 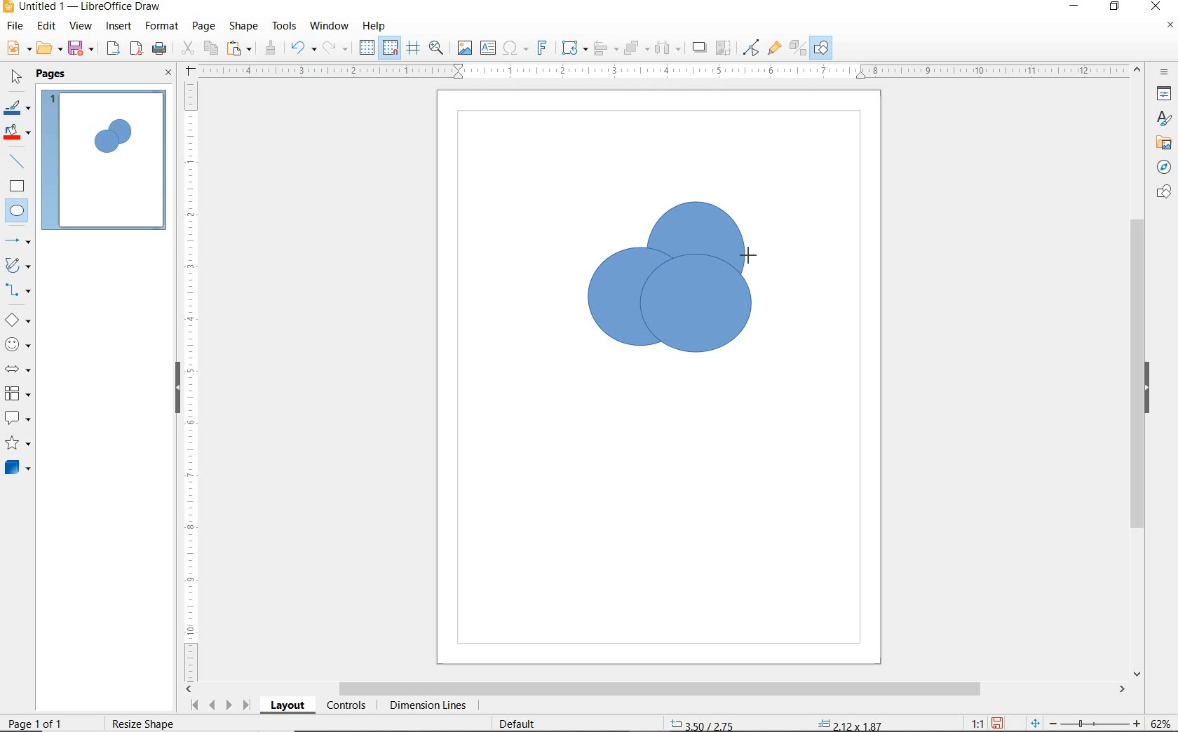 I want to click on CIRCLE ADDED, so click(x=105, y=141).